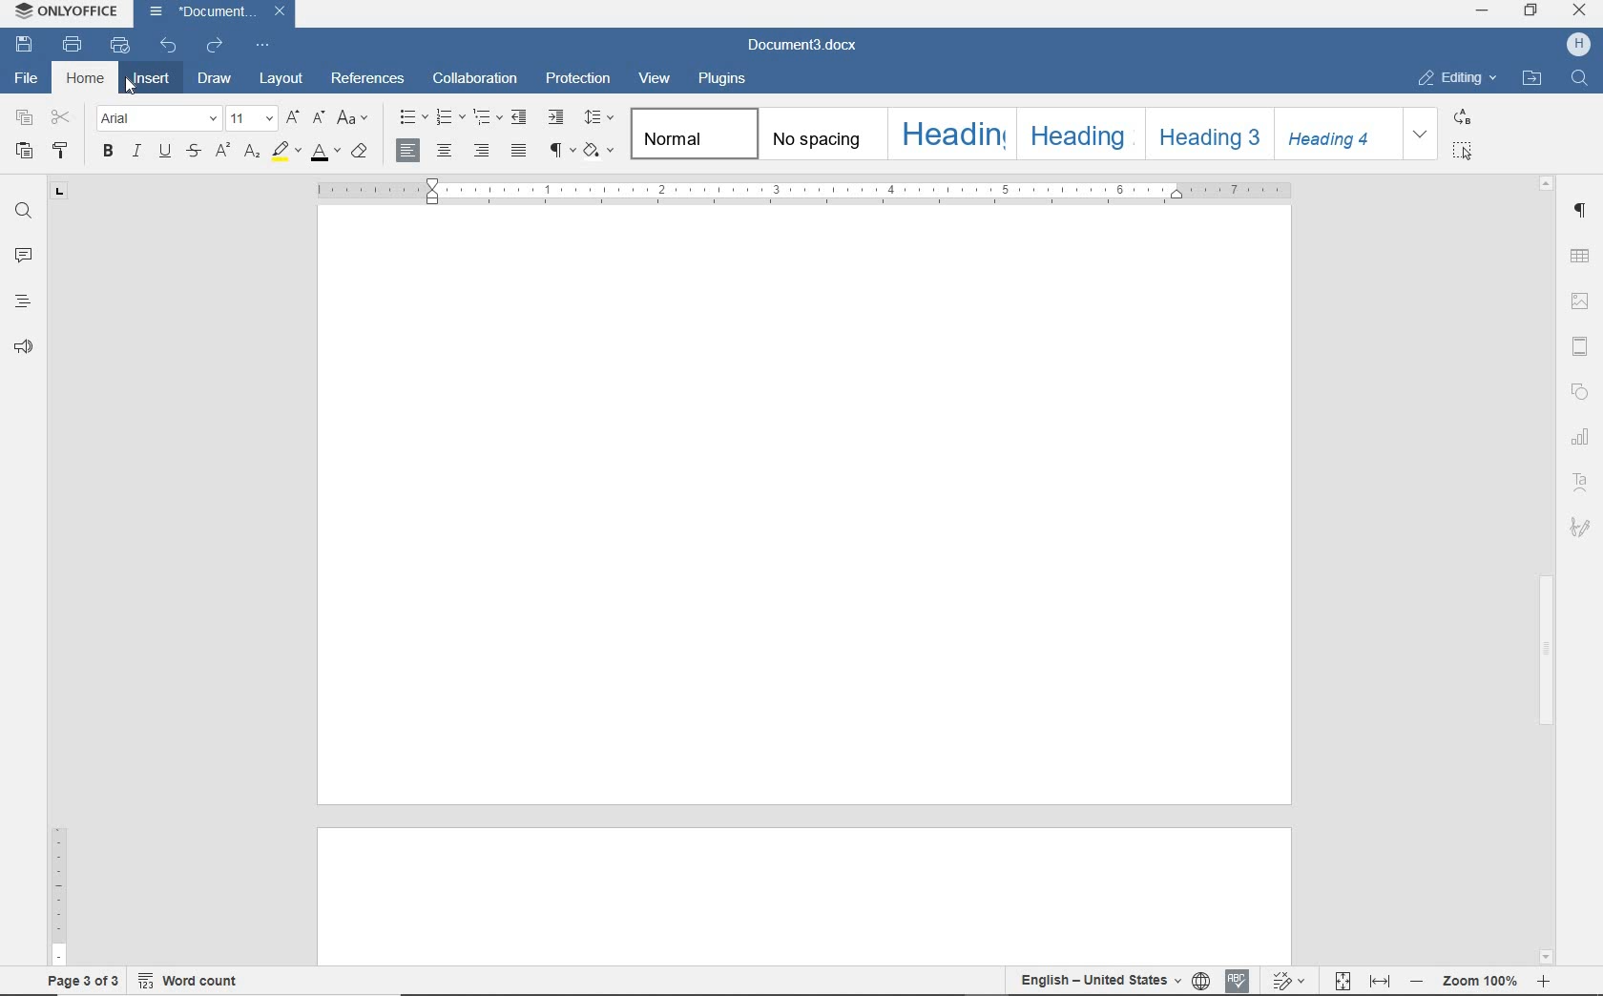 The image size is (1603, 996). Describe the element at coordinates (293, 116) in the screenshot. I see `INCREASE FONT SIZE` at that location.